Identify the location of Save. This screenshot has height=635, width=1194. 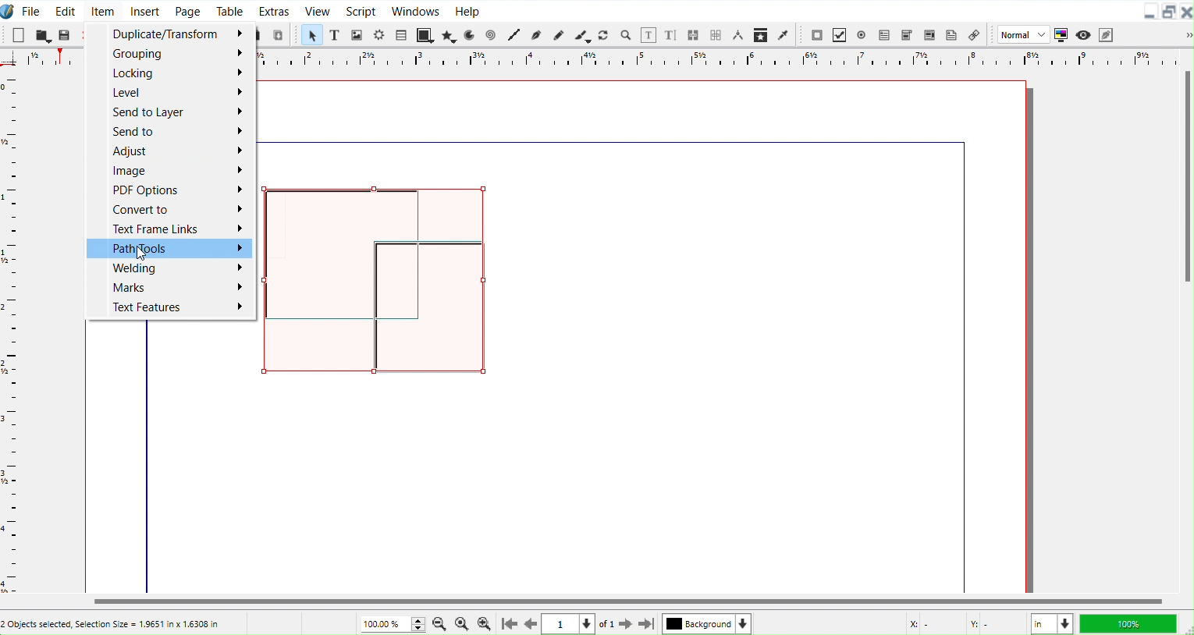
(65, 34).